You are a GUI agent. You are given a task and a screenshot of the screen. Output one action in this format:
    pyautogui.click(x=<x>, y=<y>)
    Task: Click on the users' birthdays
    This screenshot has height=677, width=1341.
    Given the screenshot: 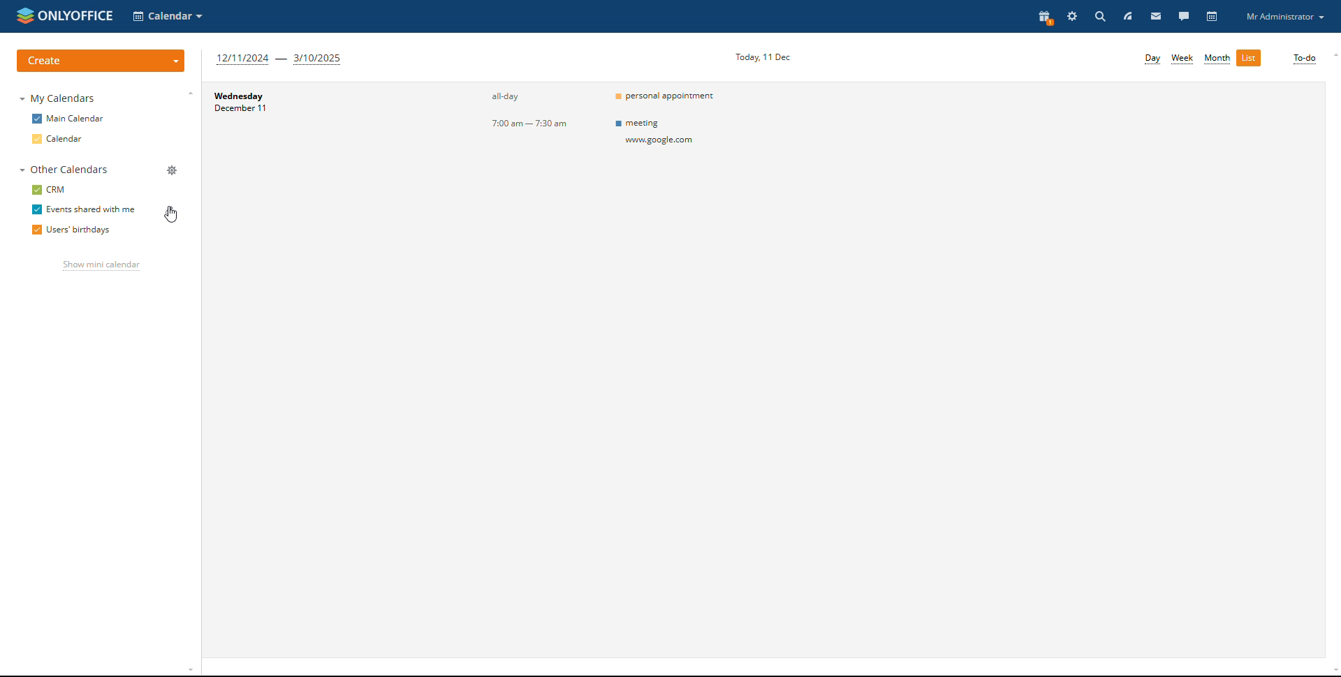 What is the action you would take?
    pyautogui.click(x=69, y=230)
    